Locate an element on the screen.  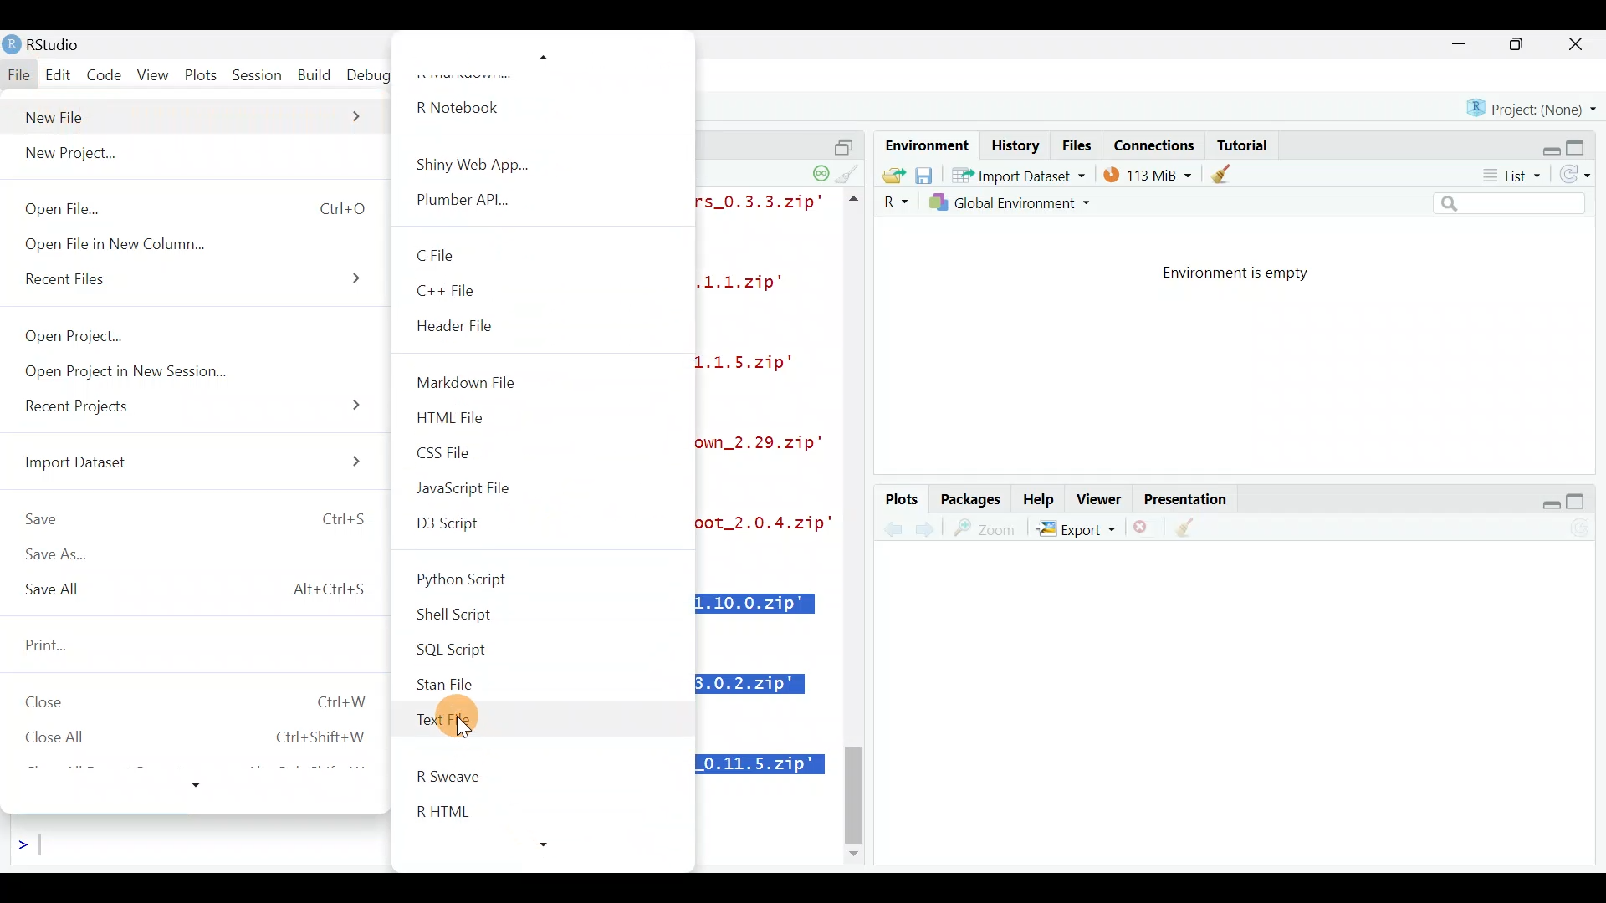
Header File is located at coordinates (468, 329).